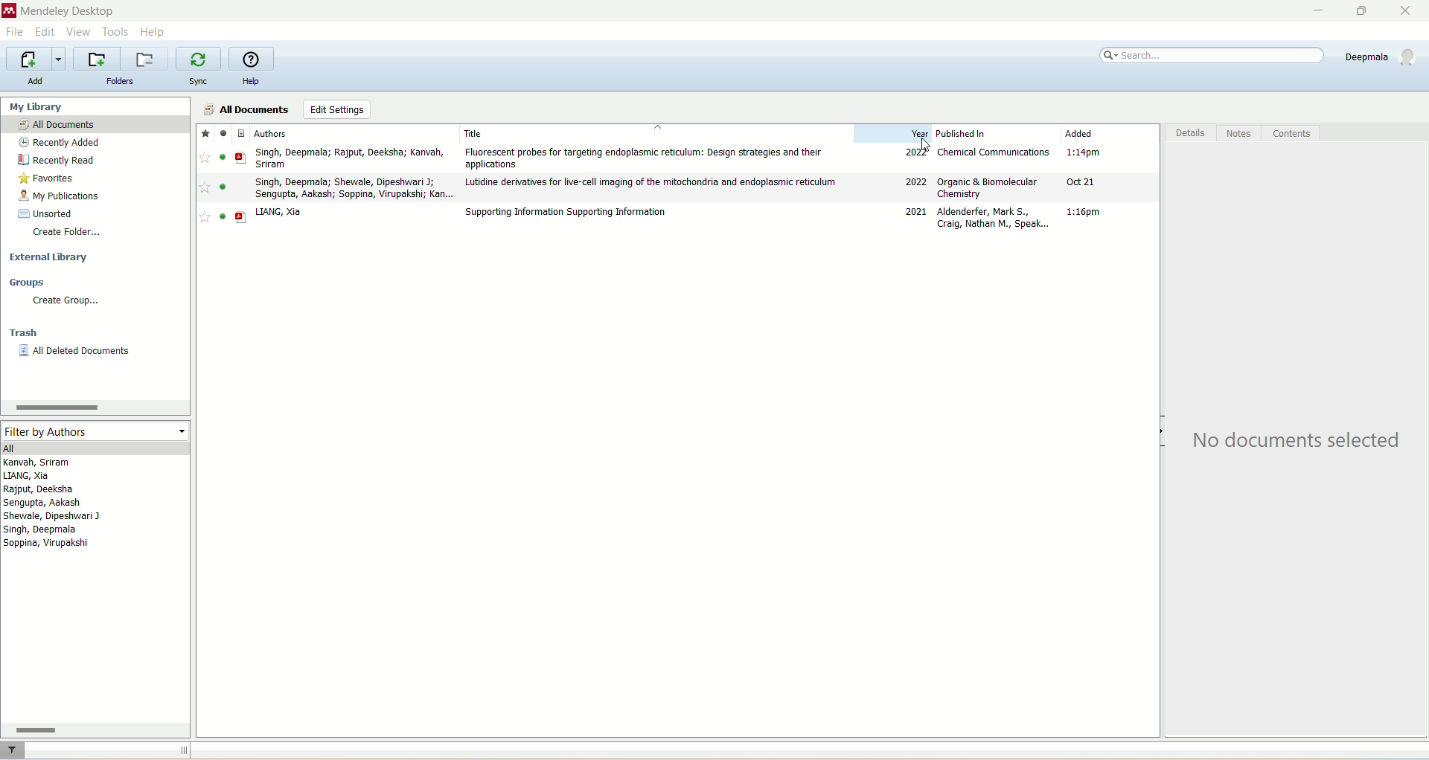 The image size is (1429, 760). What do you see at coordinates (1293, 442) in the screenshot?
I see `No documents selected` at bounding box center [1293, 442].